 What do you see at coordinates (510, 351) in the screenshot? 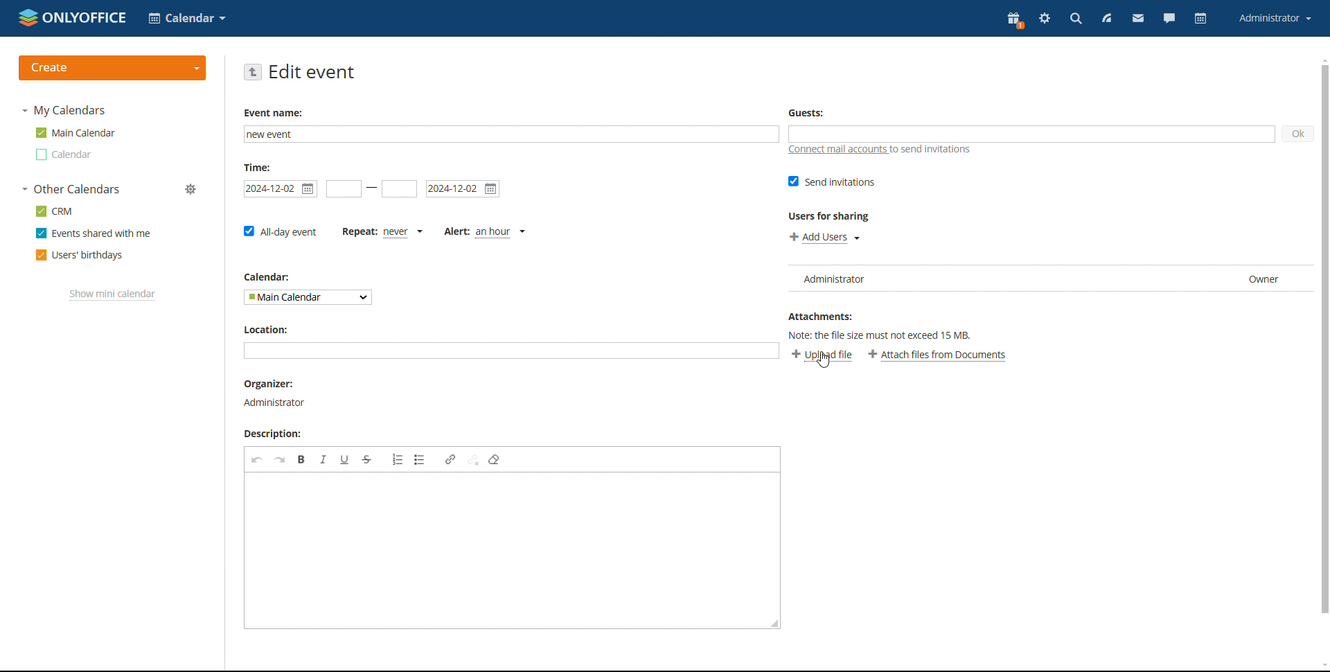
I see `add location` at bounding box center [510, 351].